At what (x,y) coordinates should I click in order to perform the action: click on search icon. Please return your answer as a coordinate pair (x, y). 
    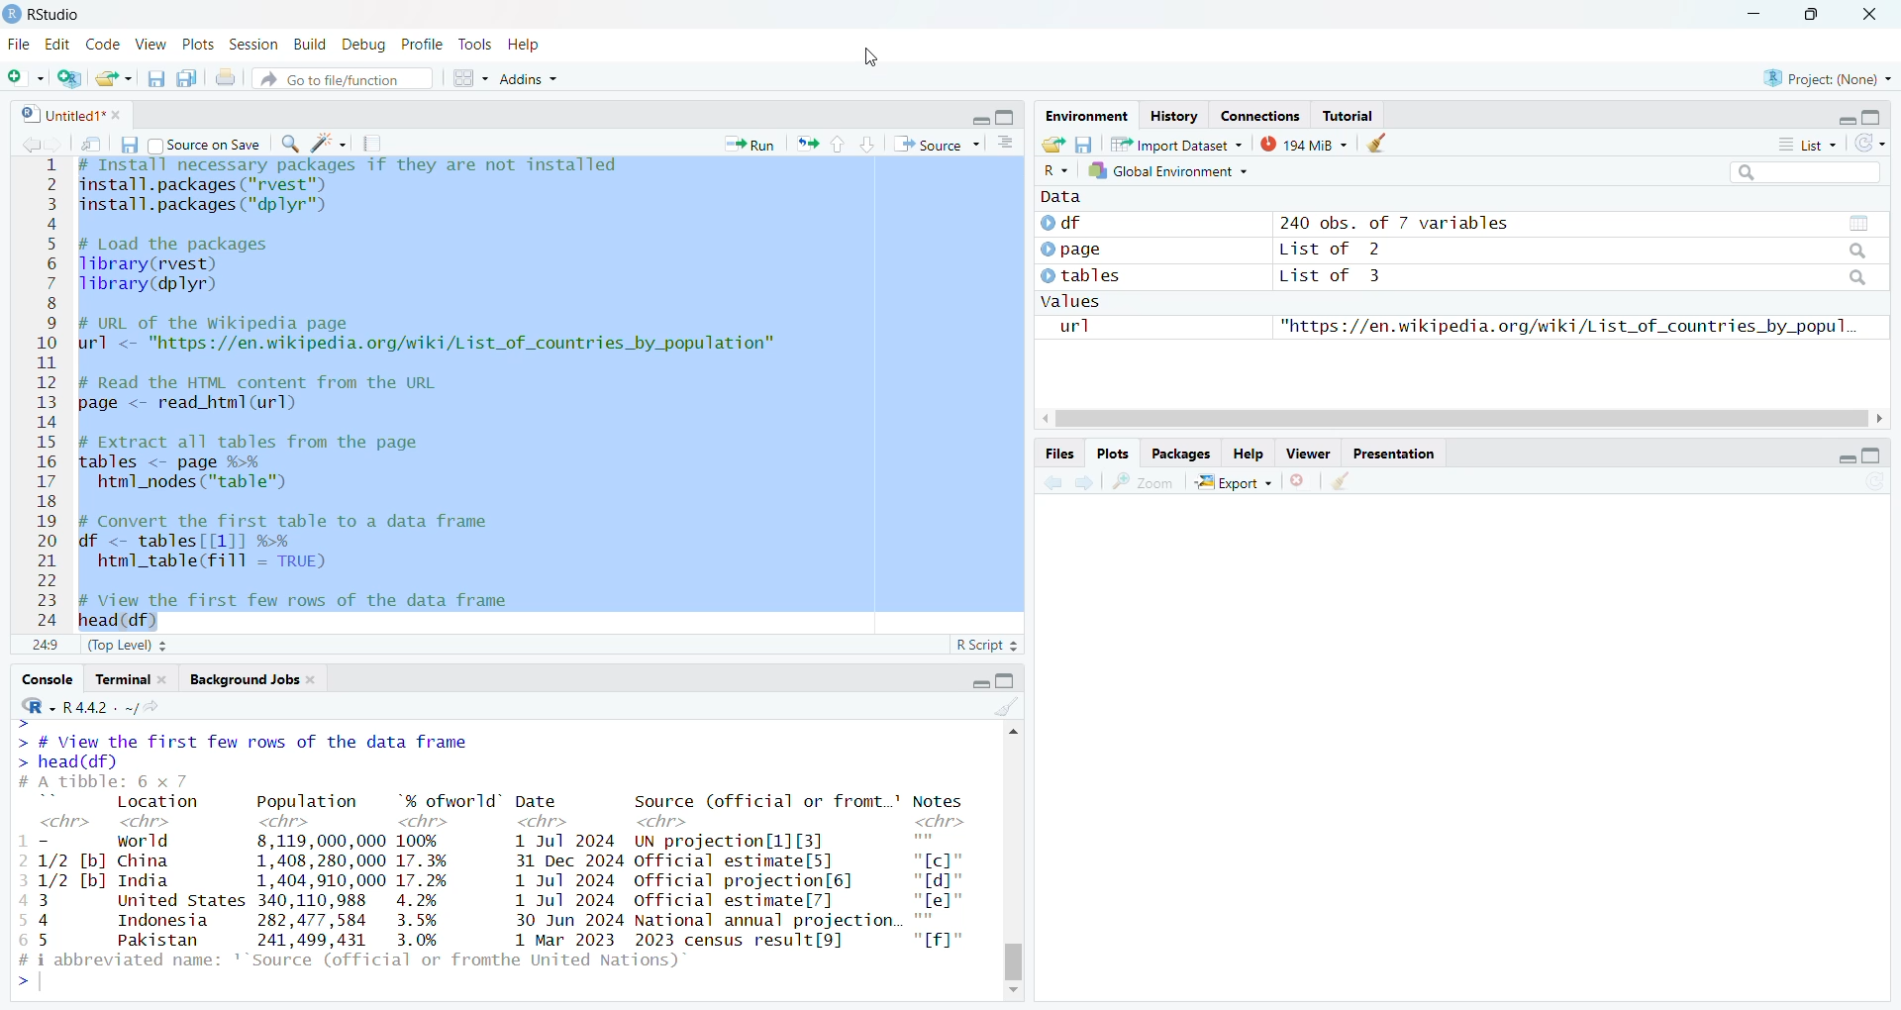
    Looking at the image, I should click on (1857, 278).